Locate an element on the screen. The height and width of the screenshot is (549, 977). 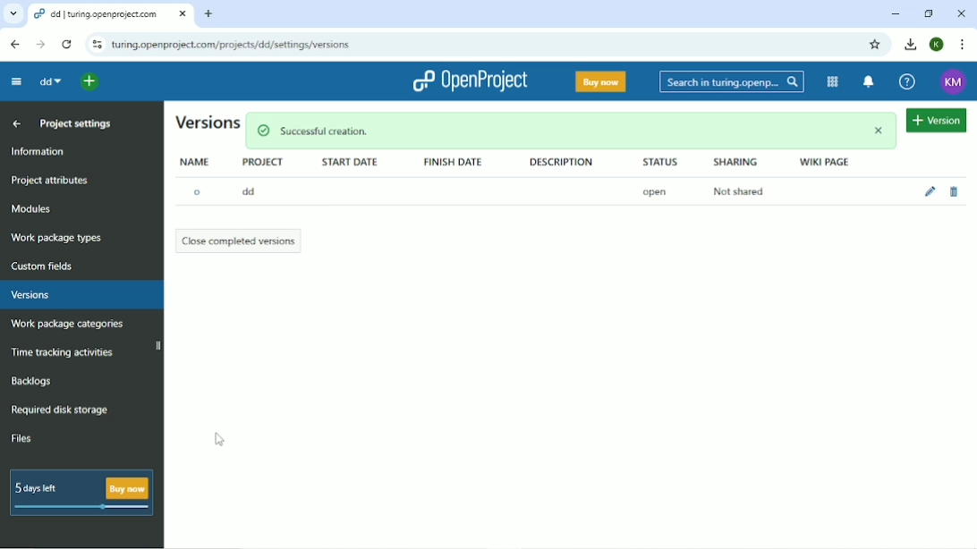
Current tab is located at coordinates (111, 14).